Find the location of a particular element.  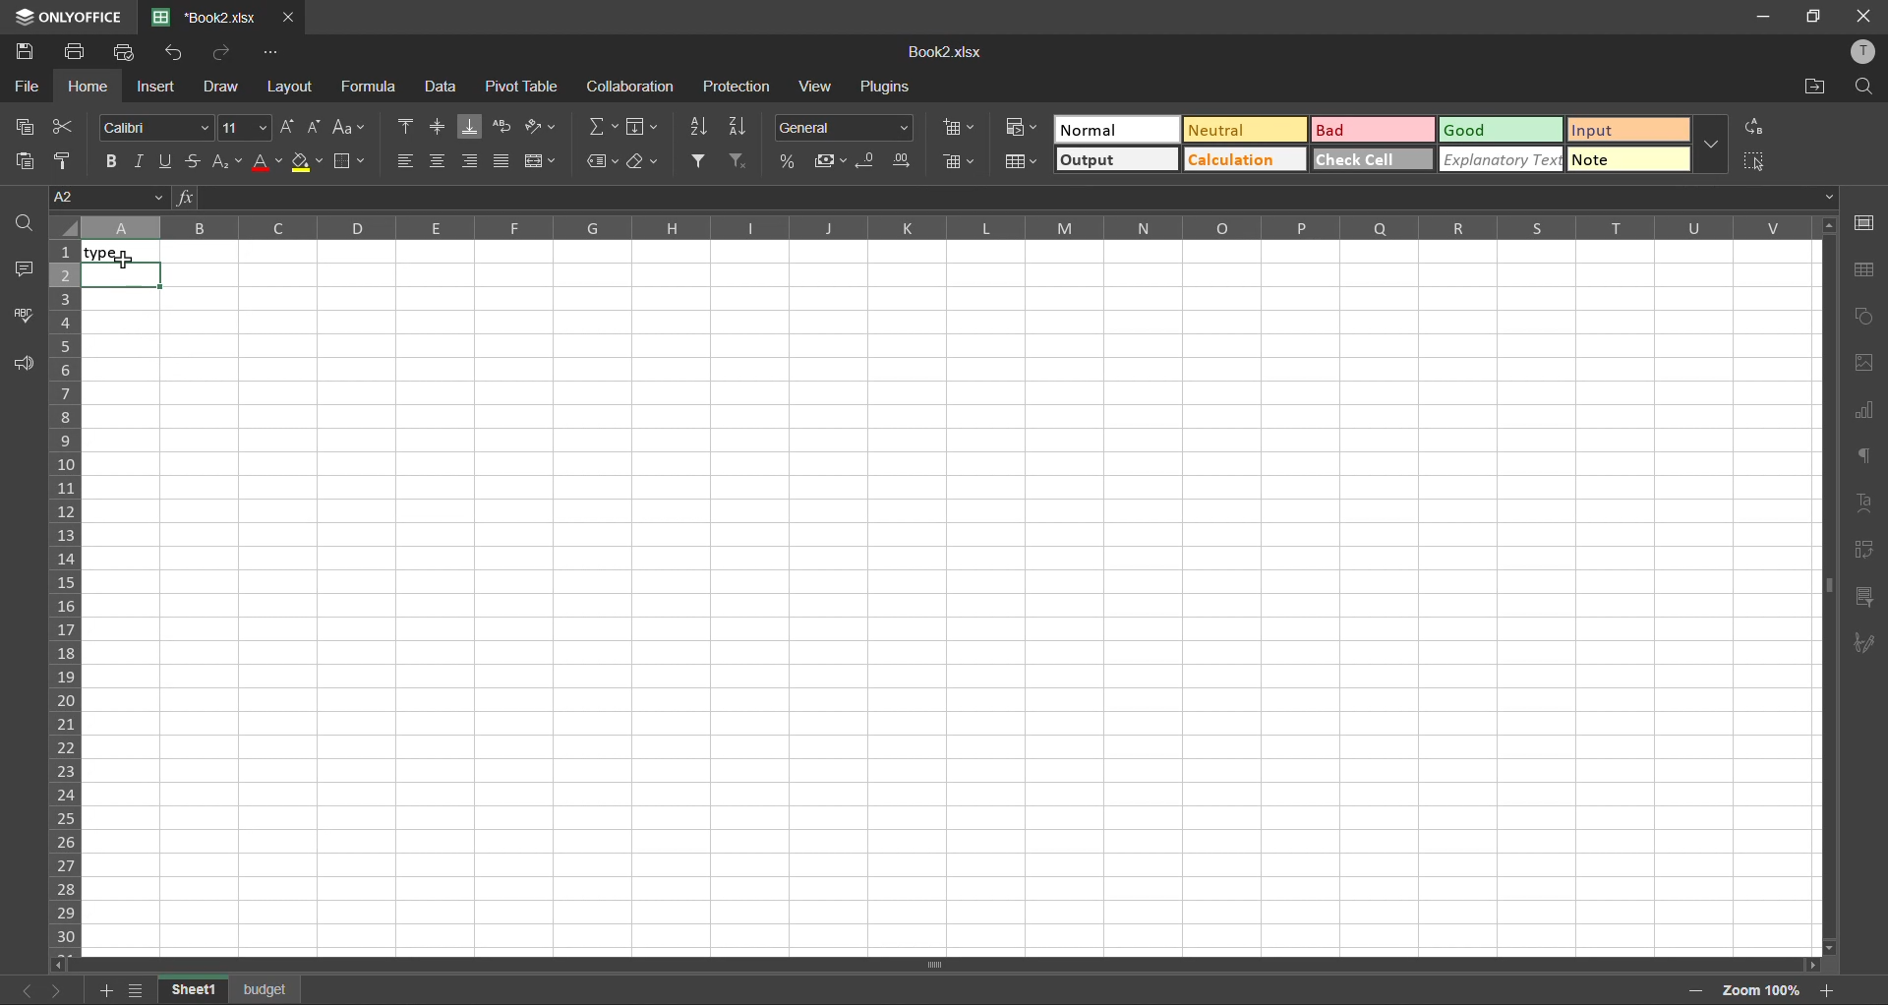

list of sheets is located at coordinates (140, 990).